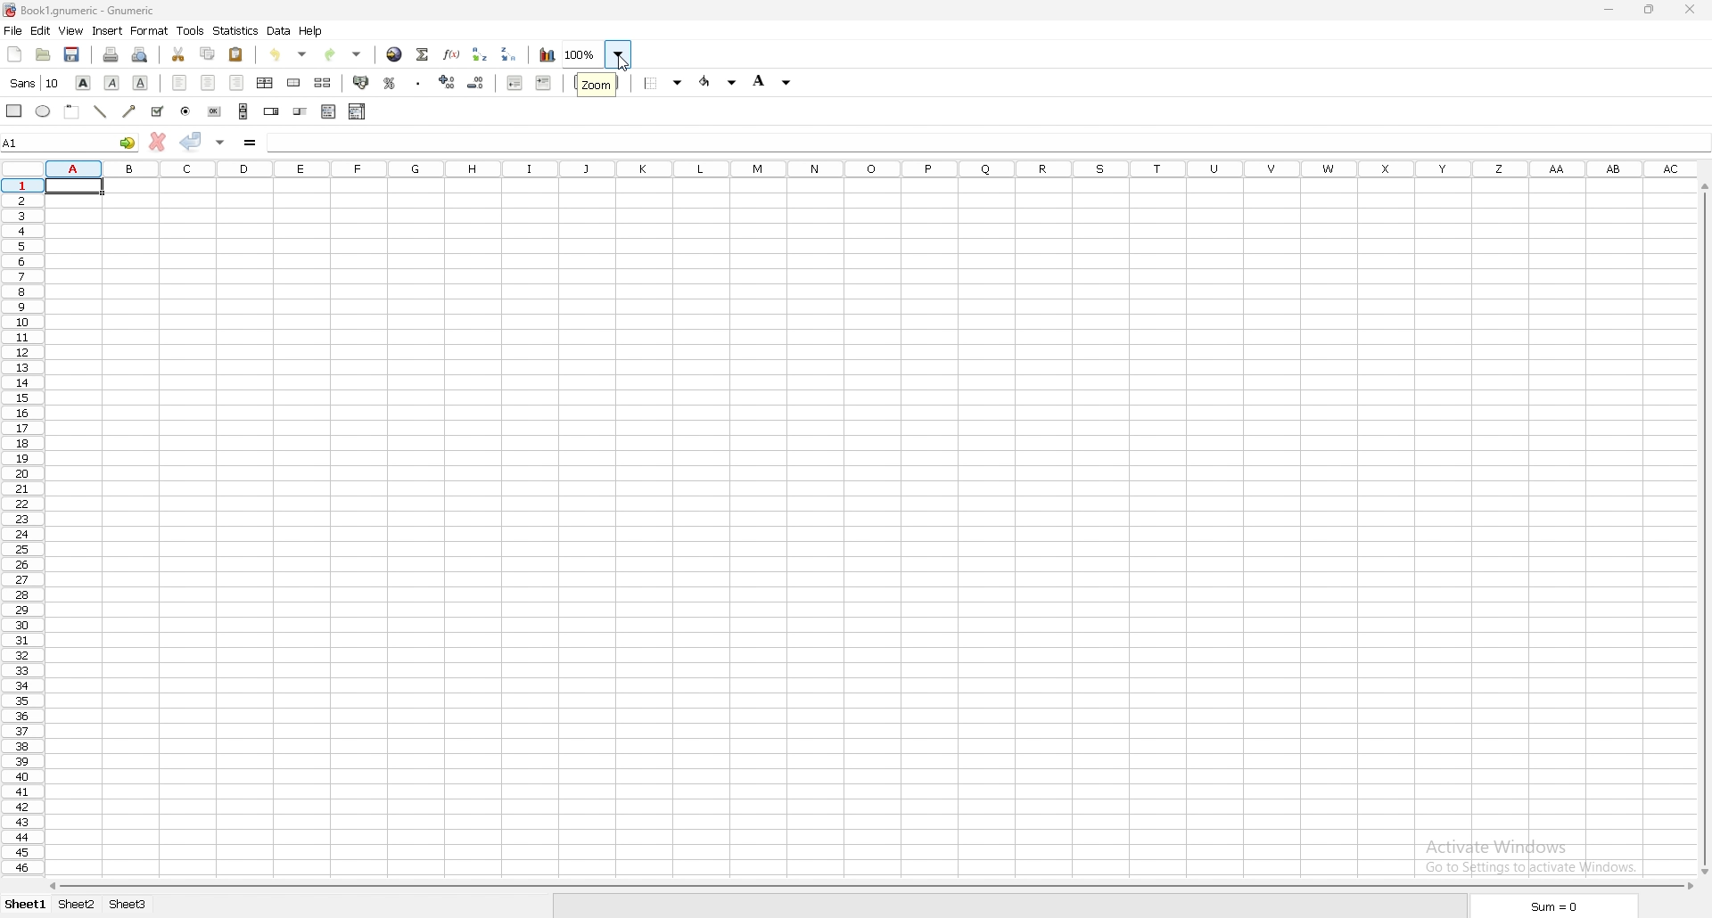 This screenshot has width=1712, height=918. Describe the element at coordinates (508, 53) in the screenshot. I see `sort descending` at that location.